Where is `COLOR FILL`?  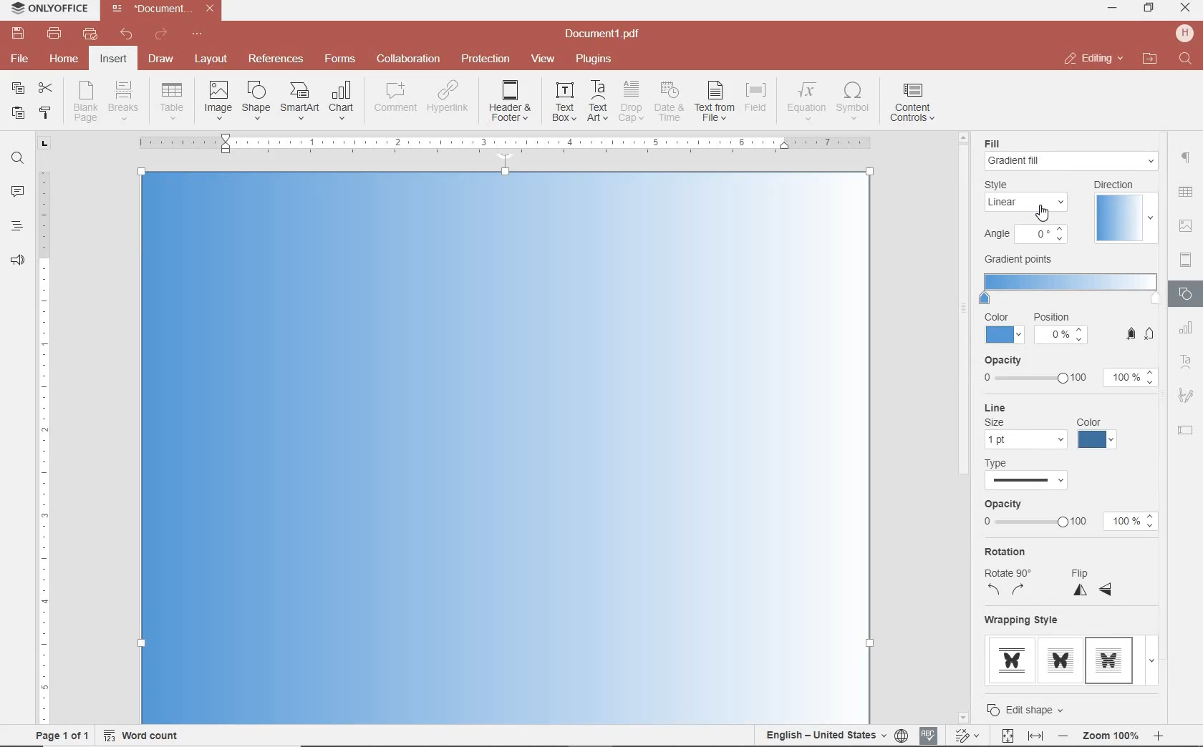
COLOR FILL is located at coordinates (1024, 187).